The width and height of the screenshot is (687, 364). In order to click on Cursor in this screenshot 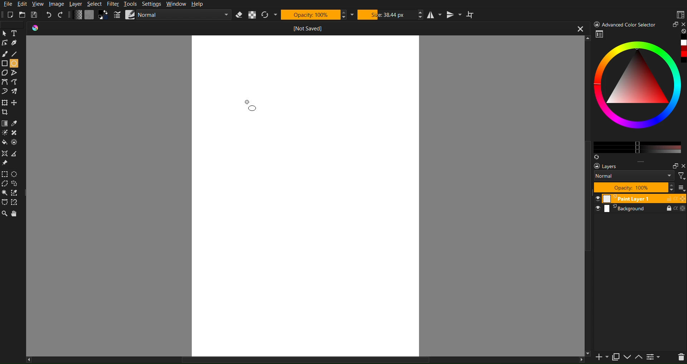, I will do `click(4, 34)`.